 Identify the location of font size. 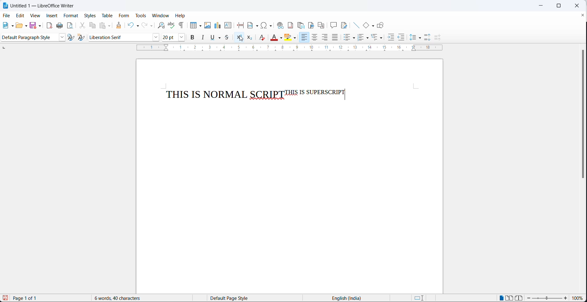
(170, 37).